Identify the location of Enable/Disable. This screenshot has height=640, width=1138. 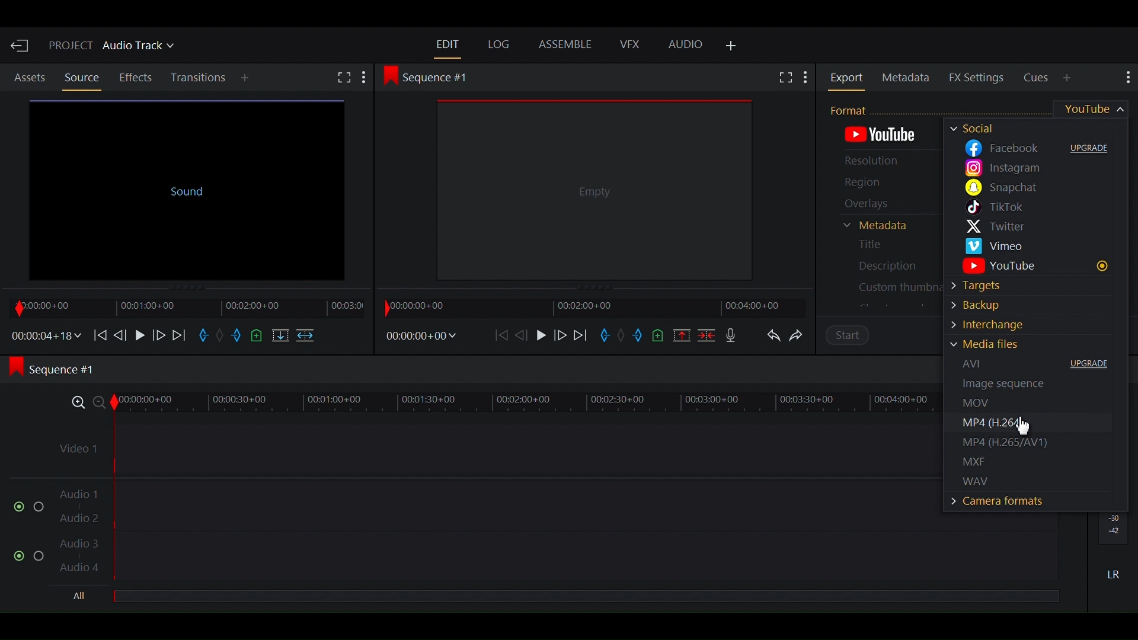
(30, 553).